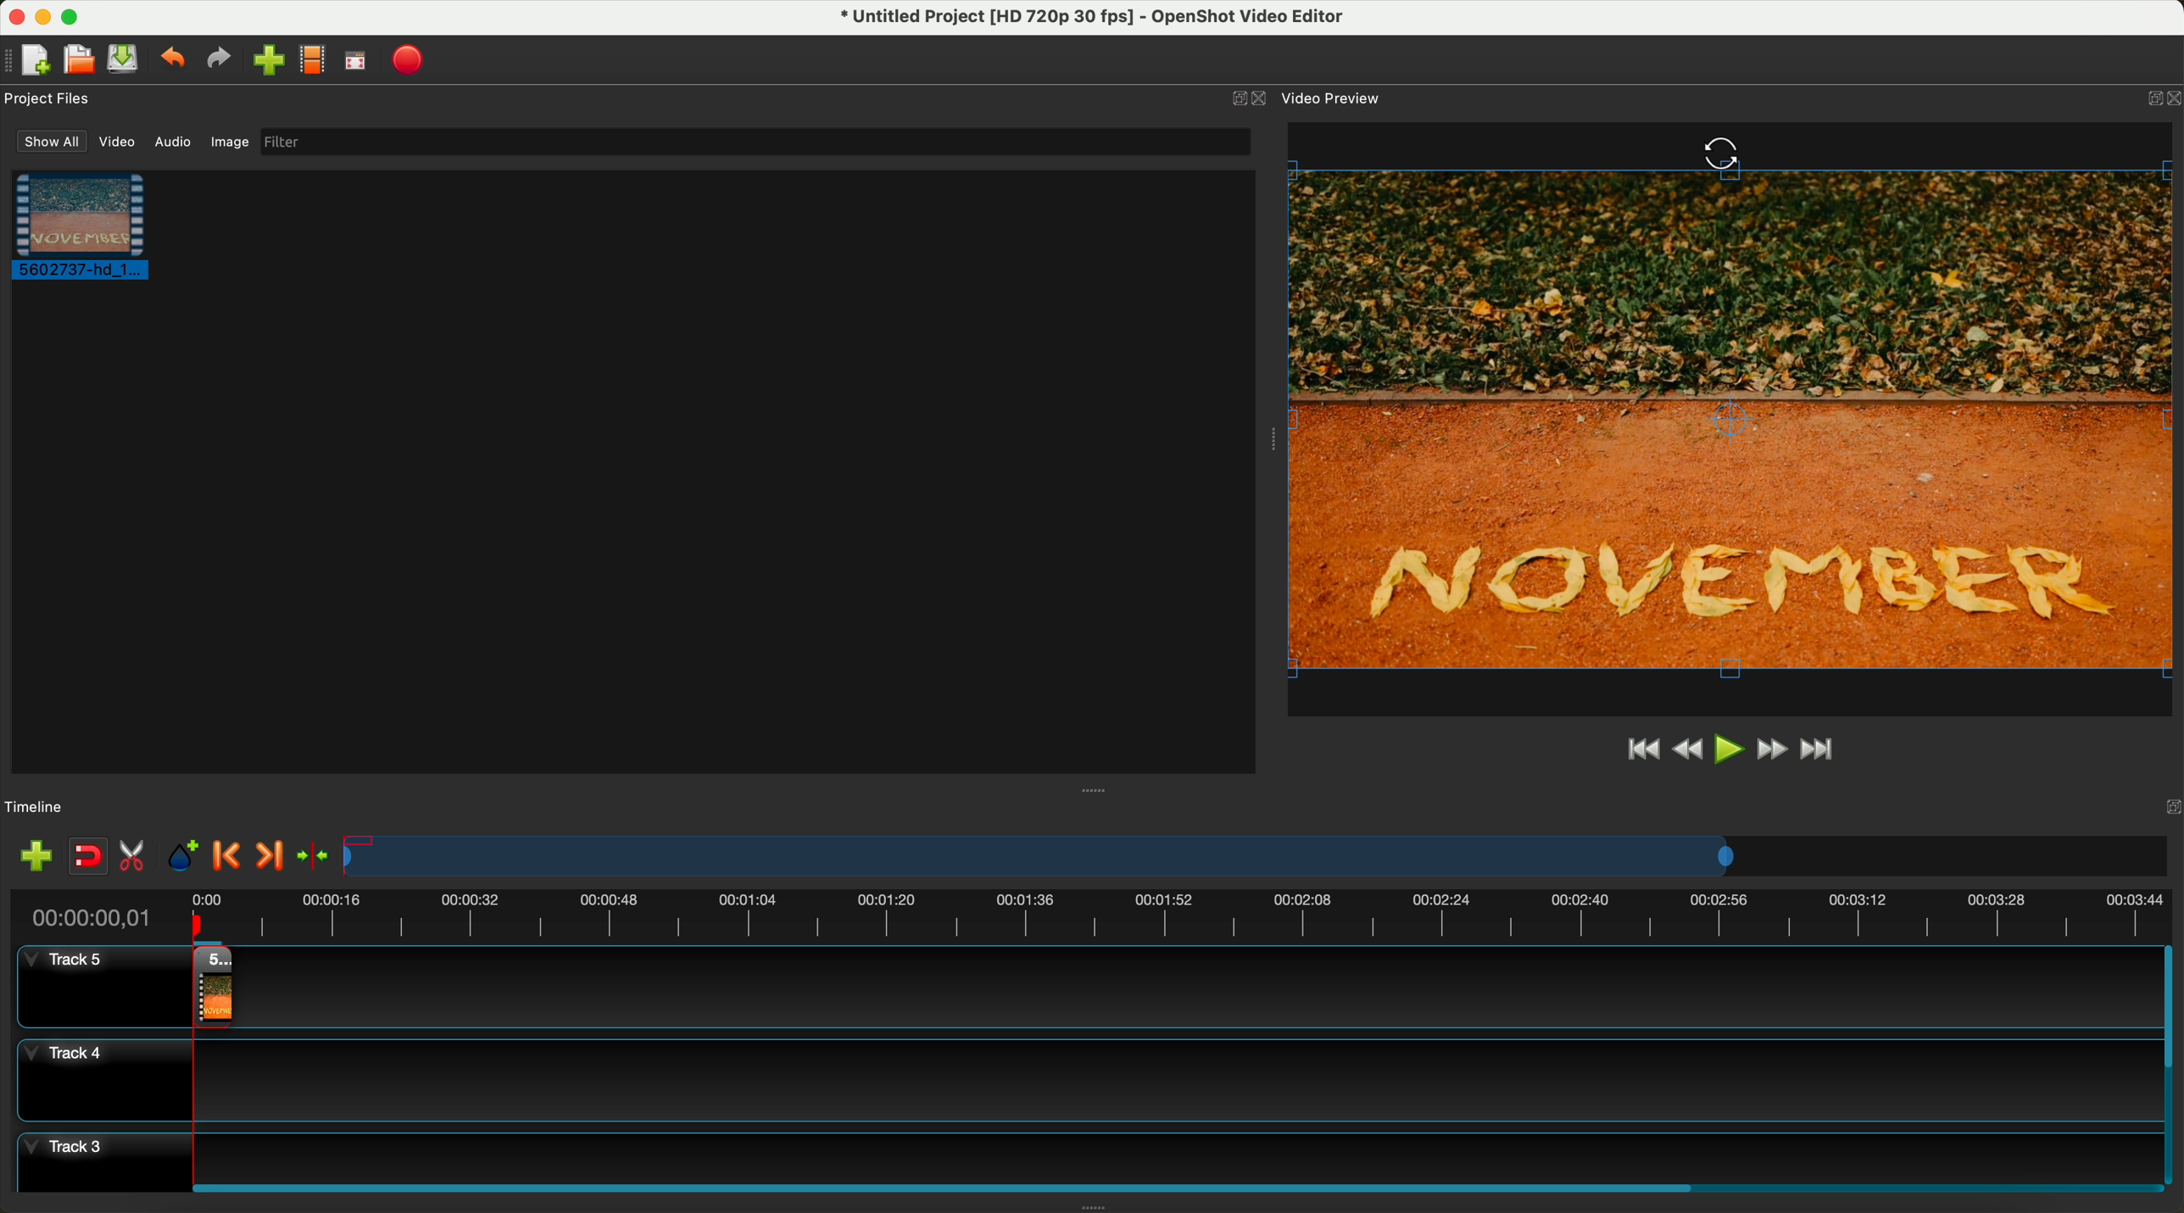  What do you see at coordinates (1726, 750) in the screenshot?
I see `play` at bounding box center [1726, 750].